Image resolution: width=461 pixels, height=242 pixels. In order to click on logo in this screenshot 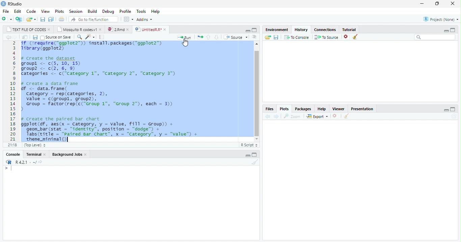, I will do `click(9, 162)`.